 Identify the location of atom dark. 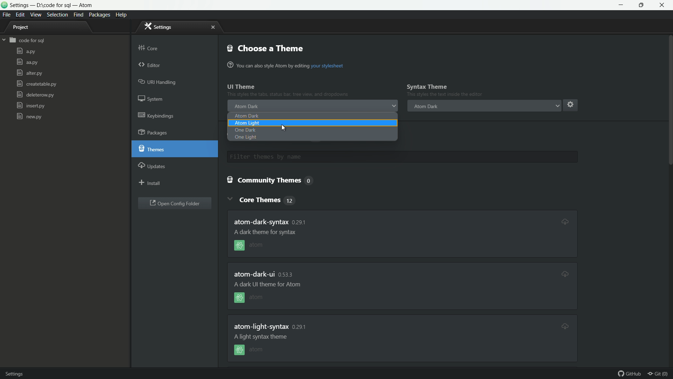
(246, 116).